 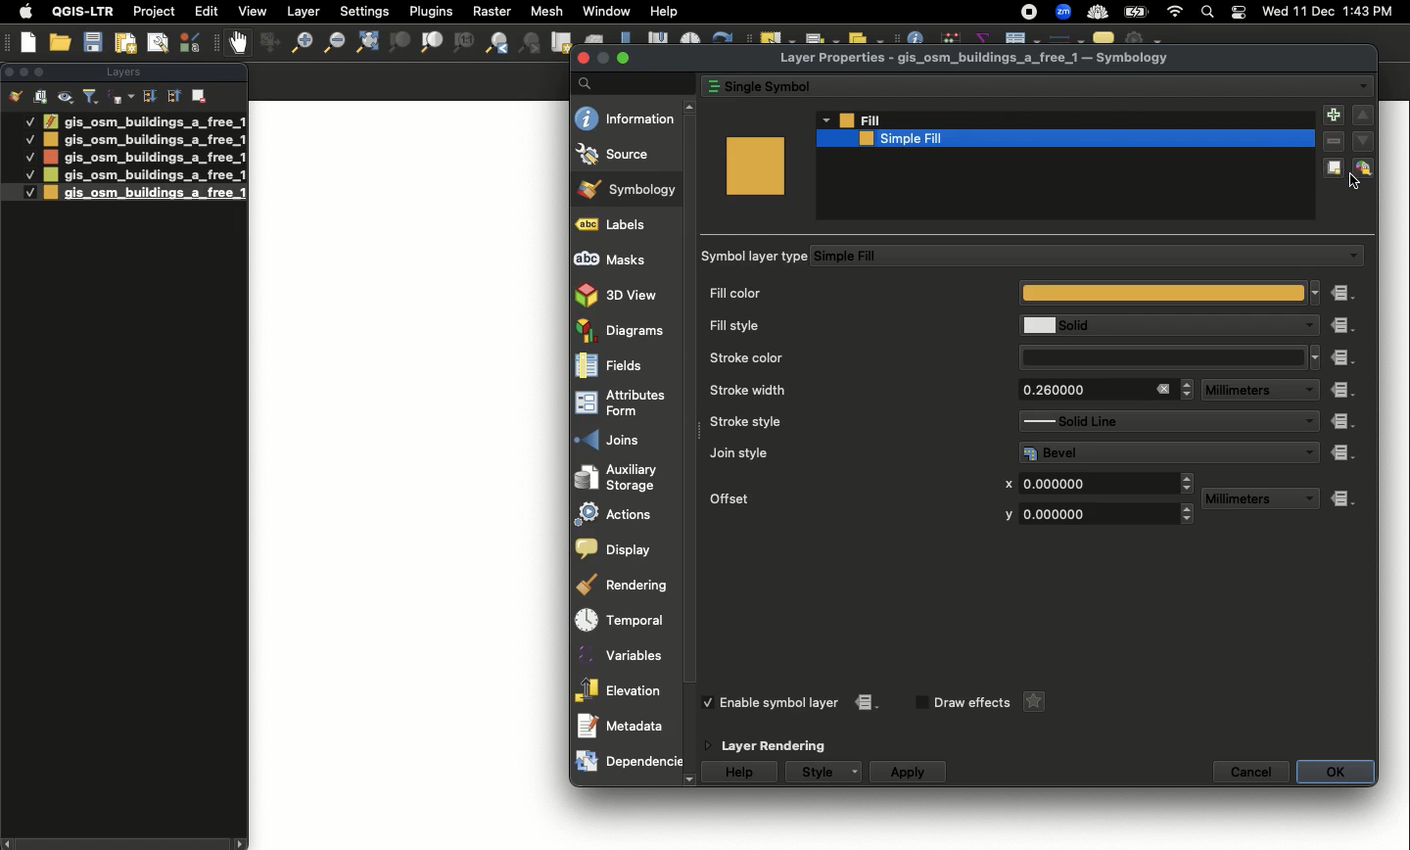 What do you see at coordinates (145, 140) in the screenshot?
I see `gis_osm_buildings_a_free_1` at bounding box center [145, 140].